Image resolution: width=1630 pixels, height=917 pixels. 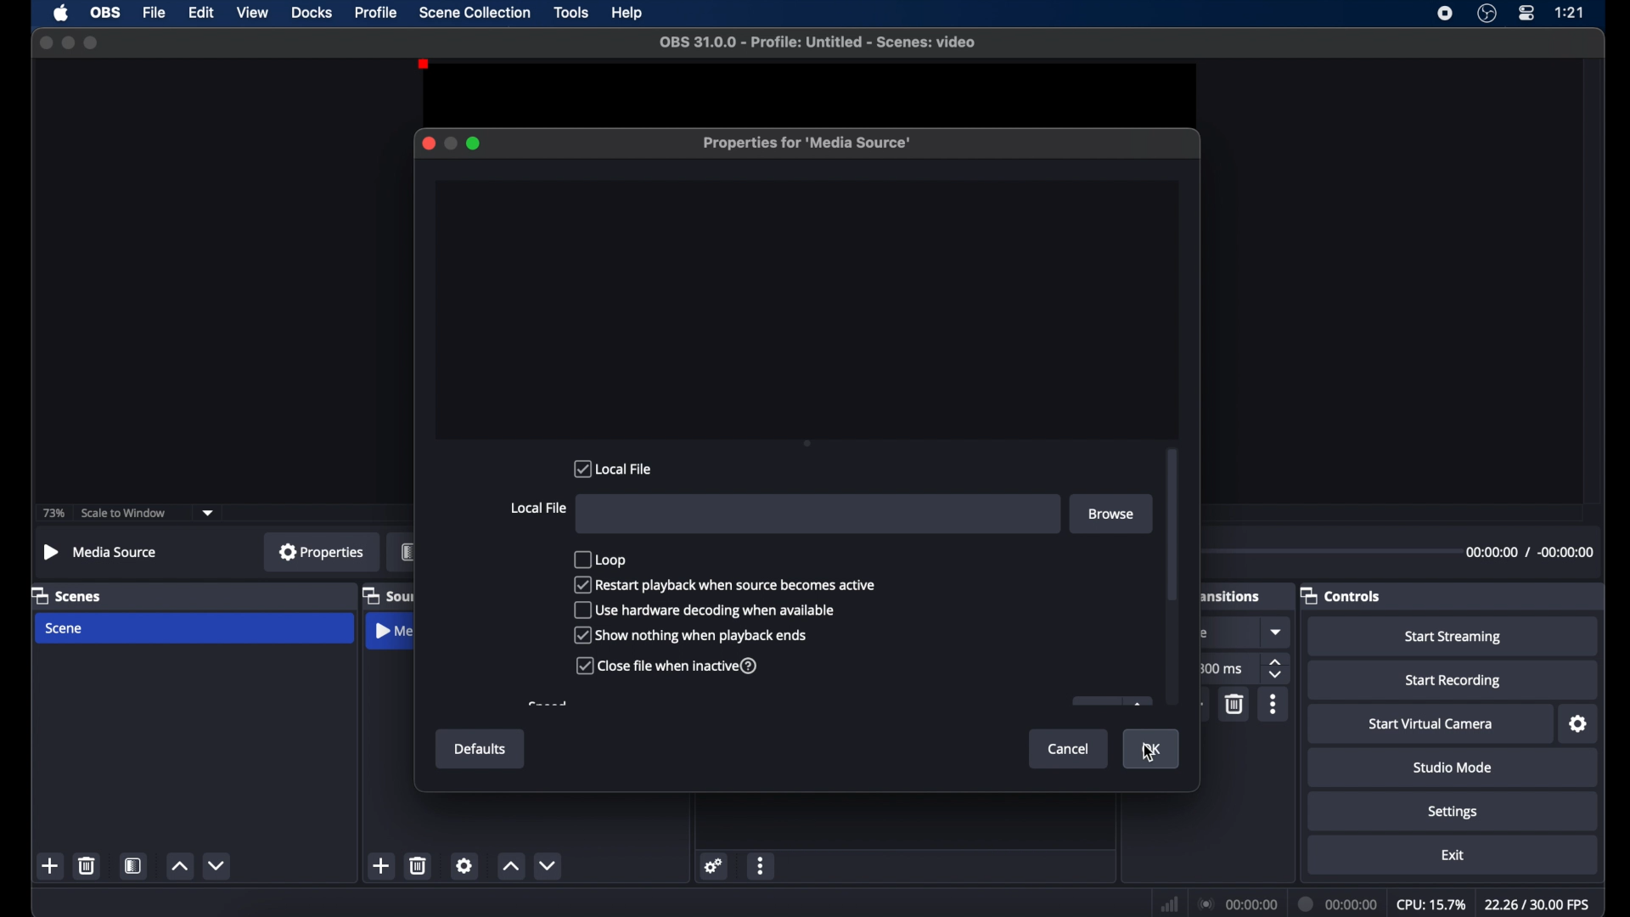 I want to click on scene transitions, so click(x=1232, y=597).